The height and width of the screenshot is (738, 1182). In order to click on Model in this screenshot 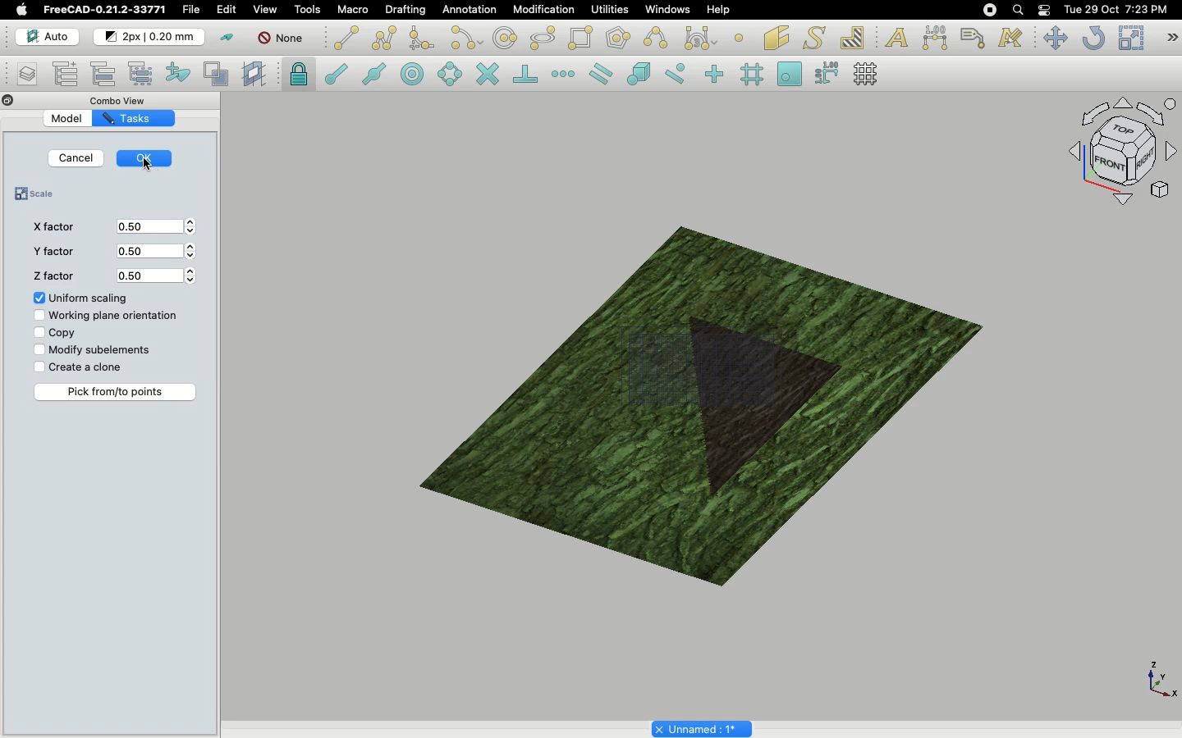, I will do `click(68, 119)`.